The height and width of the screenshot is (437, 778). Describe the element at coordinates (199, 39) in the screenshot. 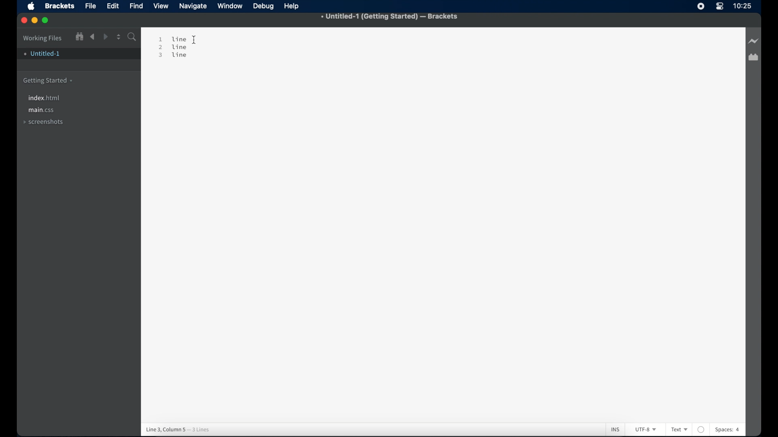

I see `I beam cursor` at that location.